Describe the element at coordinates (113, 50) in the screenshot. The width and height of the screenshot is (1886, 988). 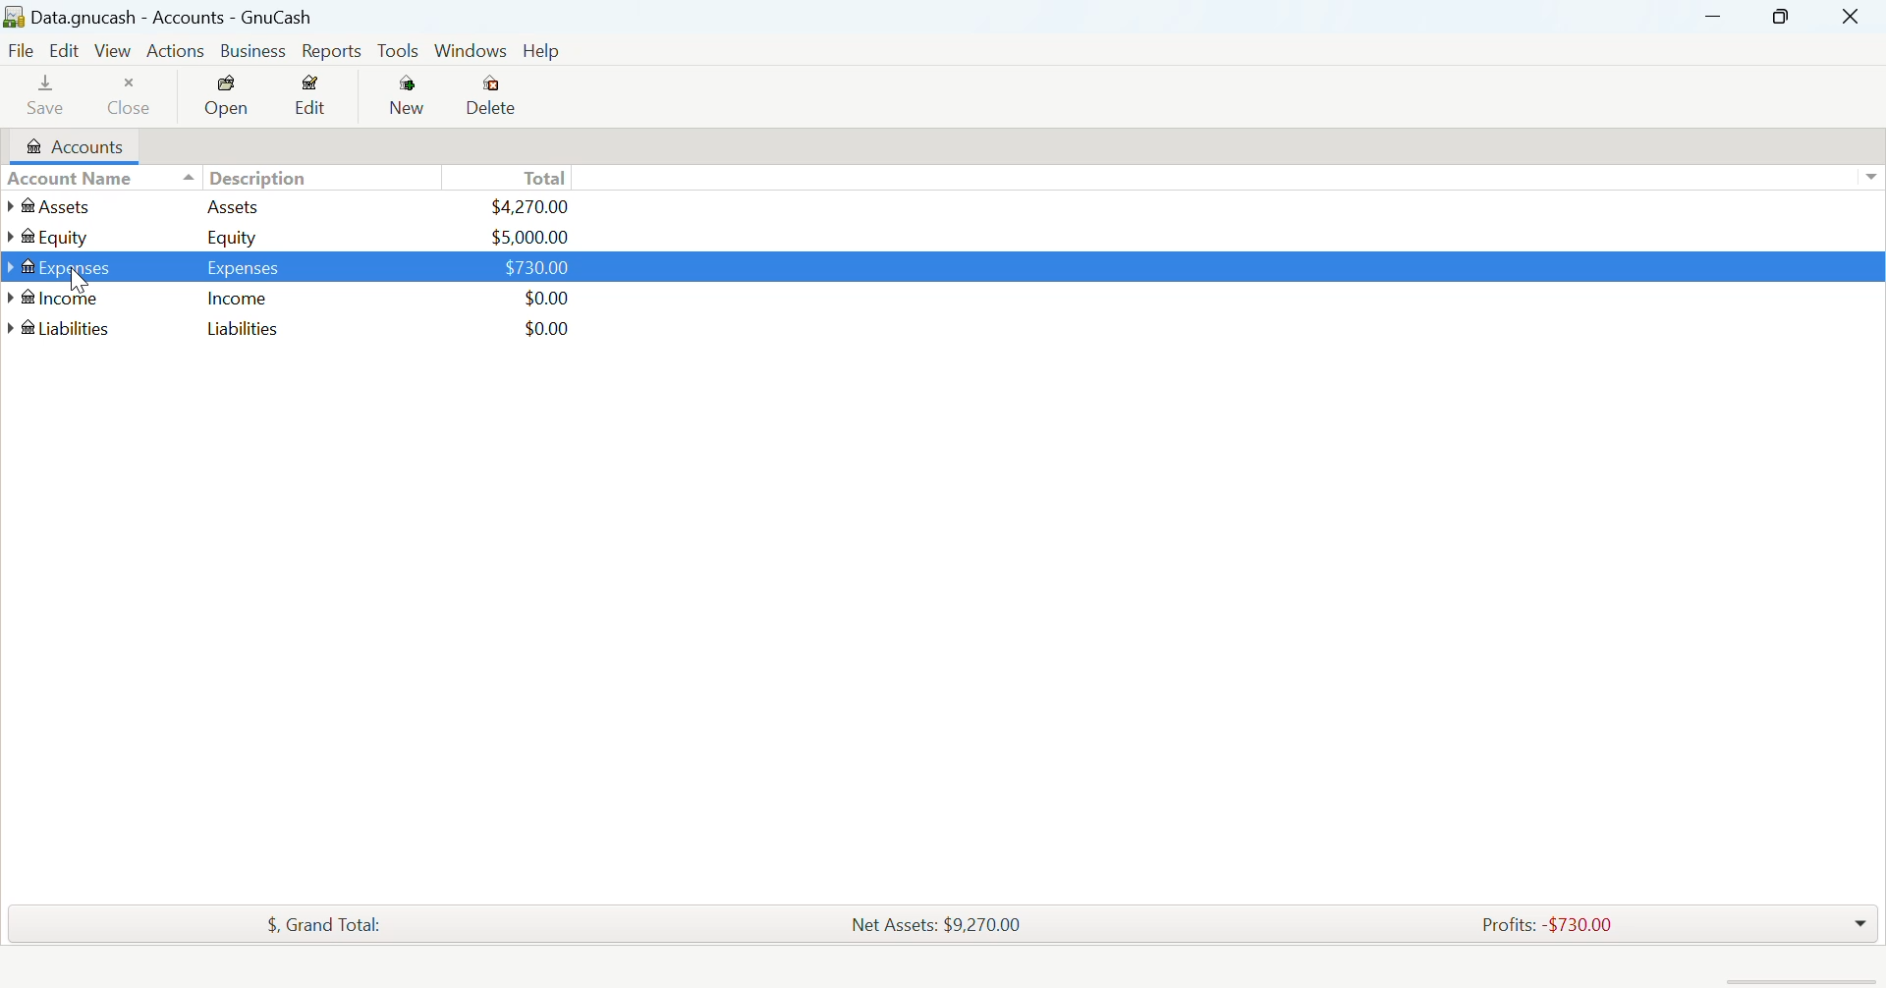
I see `View` at that location.